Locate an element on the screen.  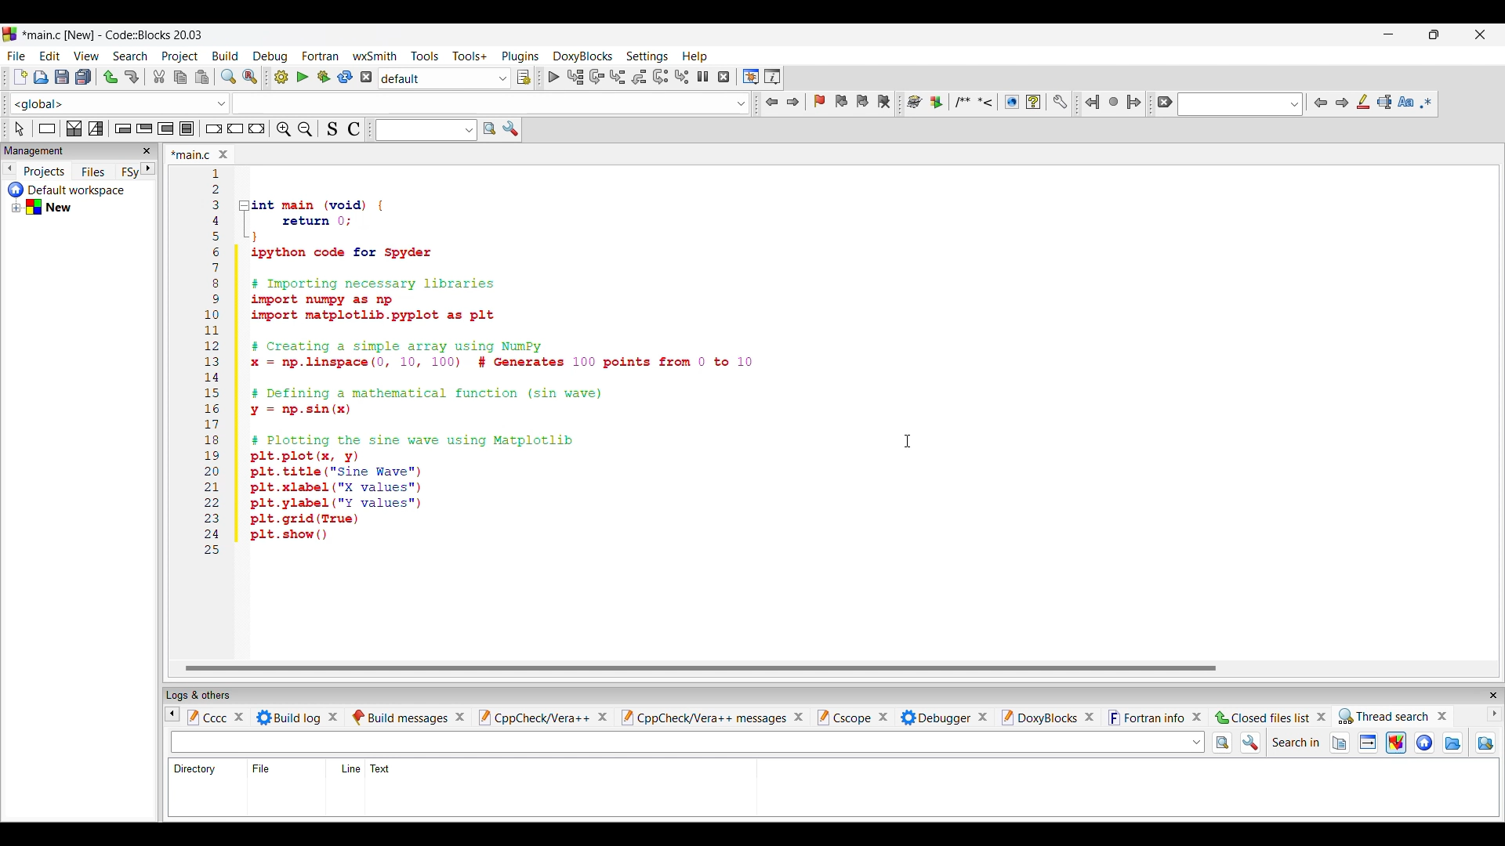
show options is located at coordinates (1253, 744).